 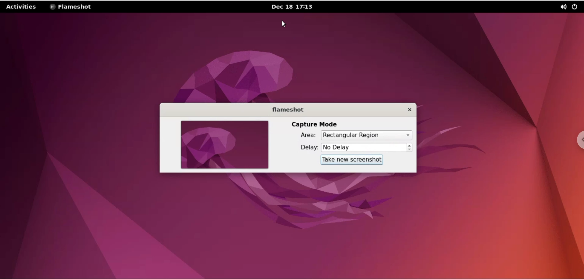 I want to click on delay label, so click(x=305, y=147).